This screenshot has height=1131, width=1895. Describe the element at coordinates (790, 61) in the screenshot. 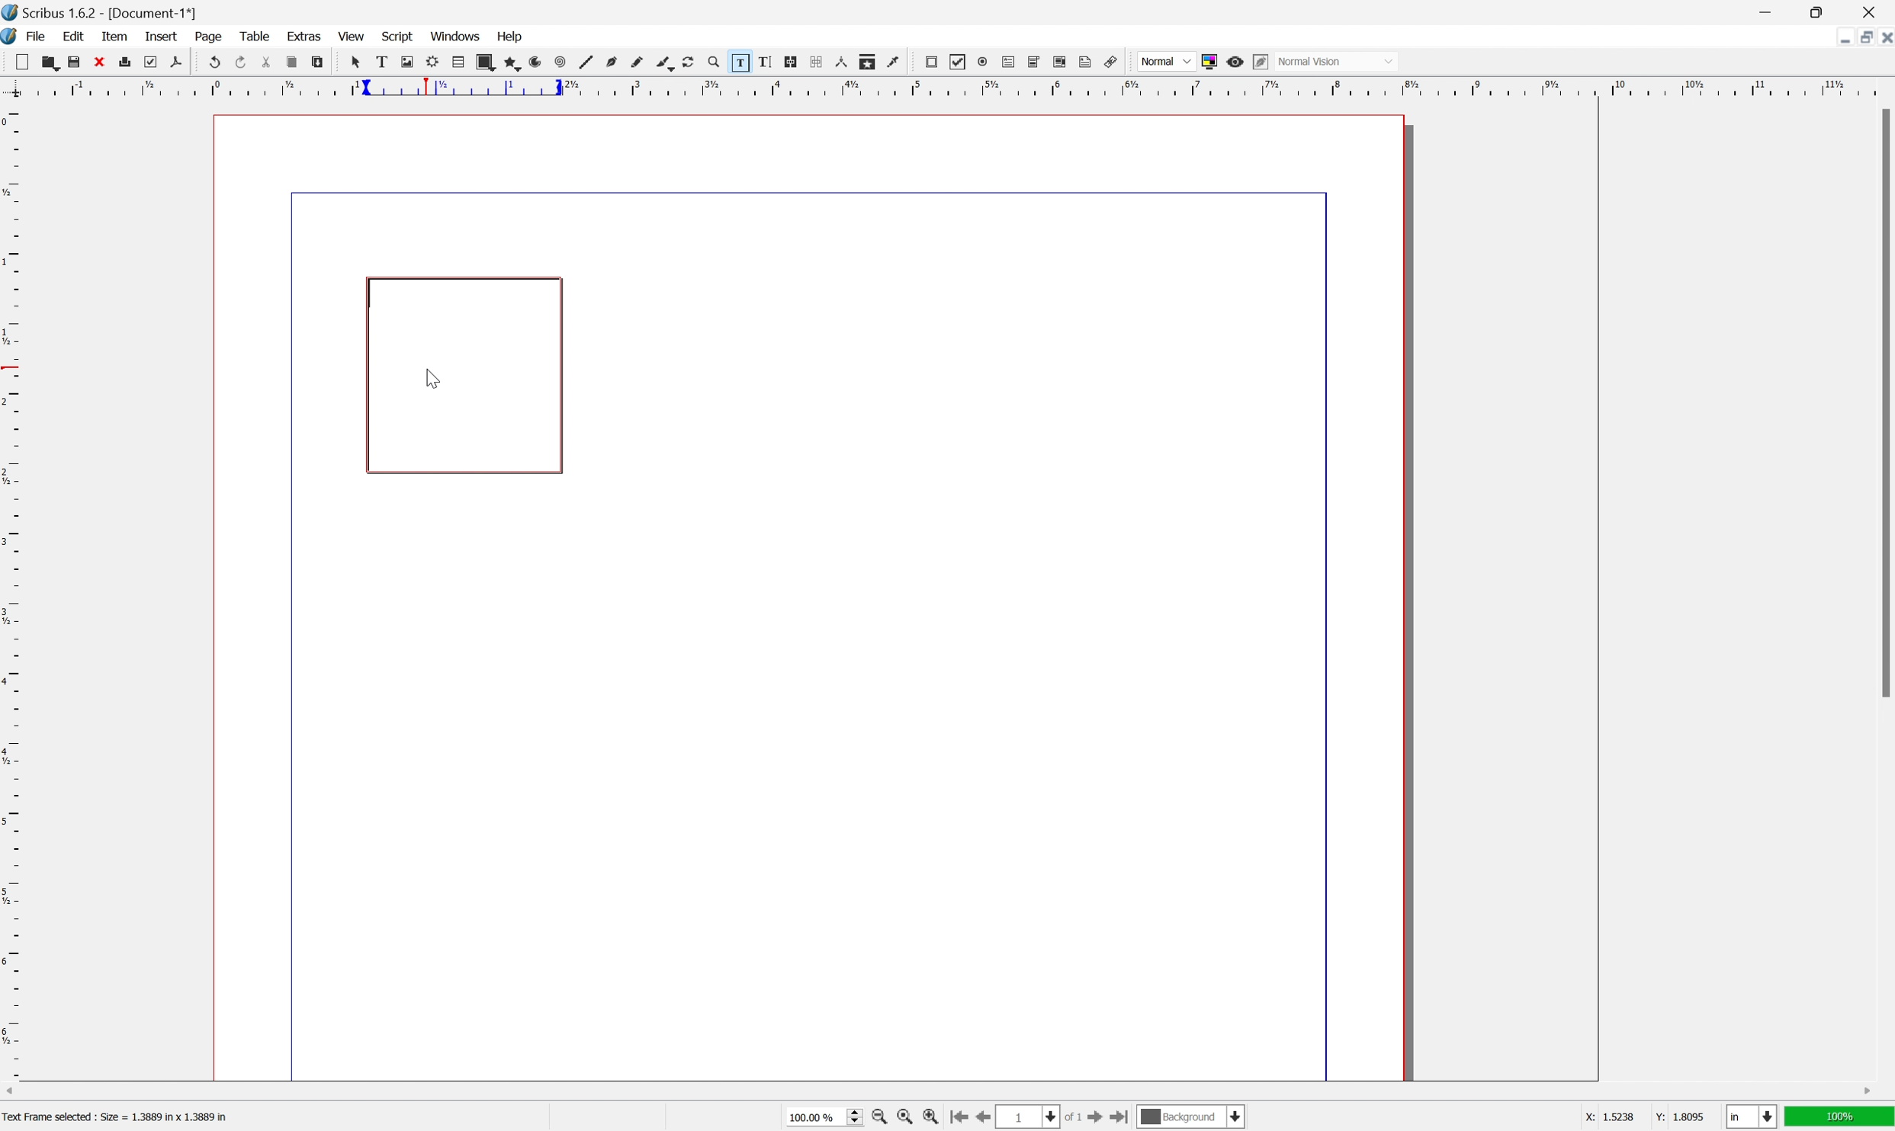

I see `link text frames` at that location.